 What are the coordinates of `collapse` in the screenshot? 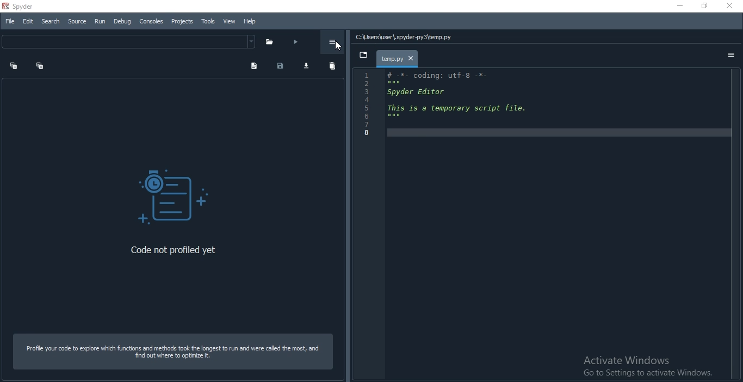 It's located at (43, 64).